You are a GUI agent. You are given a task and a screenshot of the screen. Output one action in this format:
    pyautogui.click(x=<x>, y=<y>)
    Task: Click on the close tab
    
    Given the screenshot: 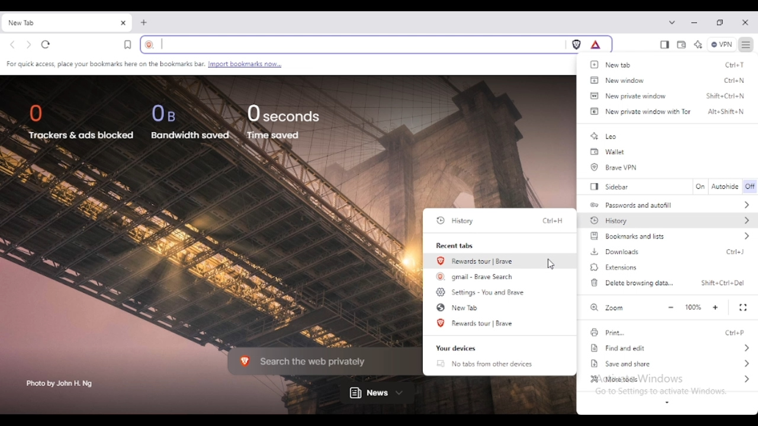 What is the action you would take?
    pyautogui.click(x=123, y=23)
    